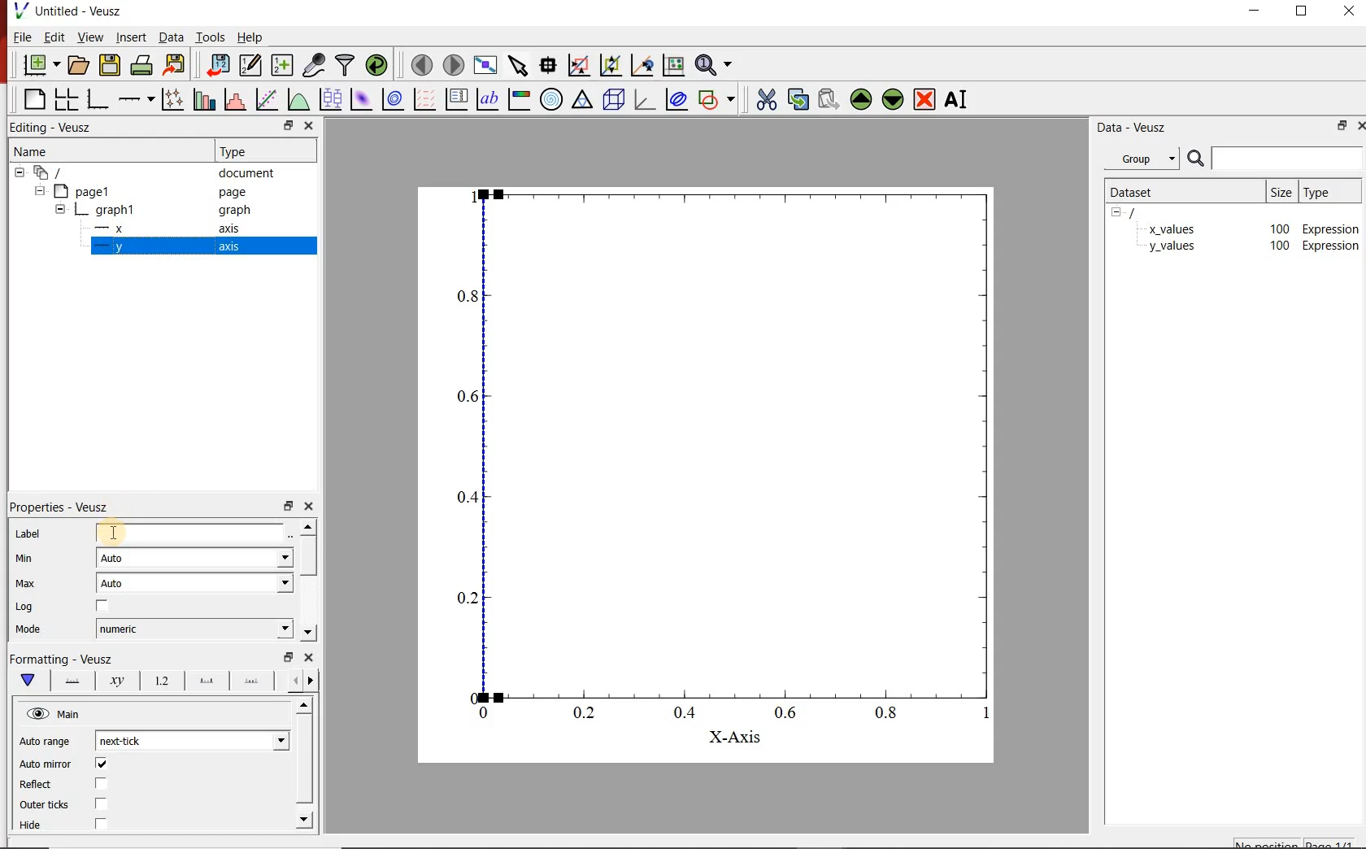 This screenshot has height=849, width=1366. I want to click on edit , so click(56, 37).